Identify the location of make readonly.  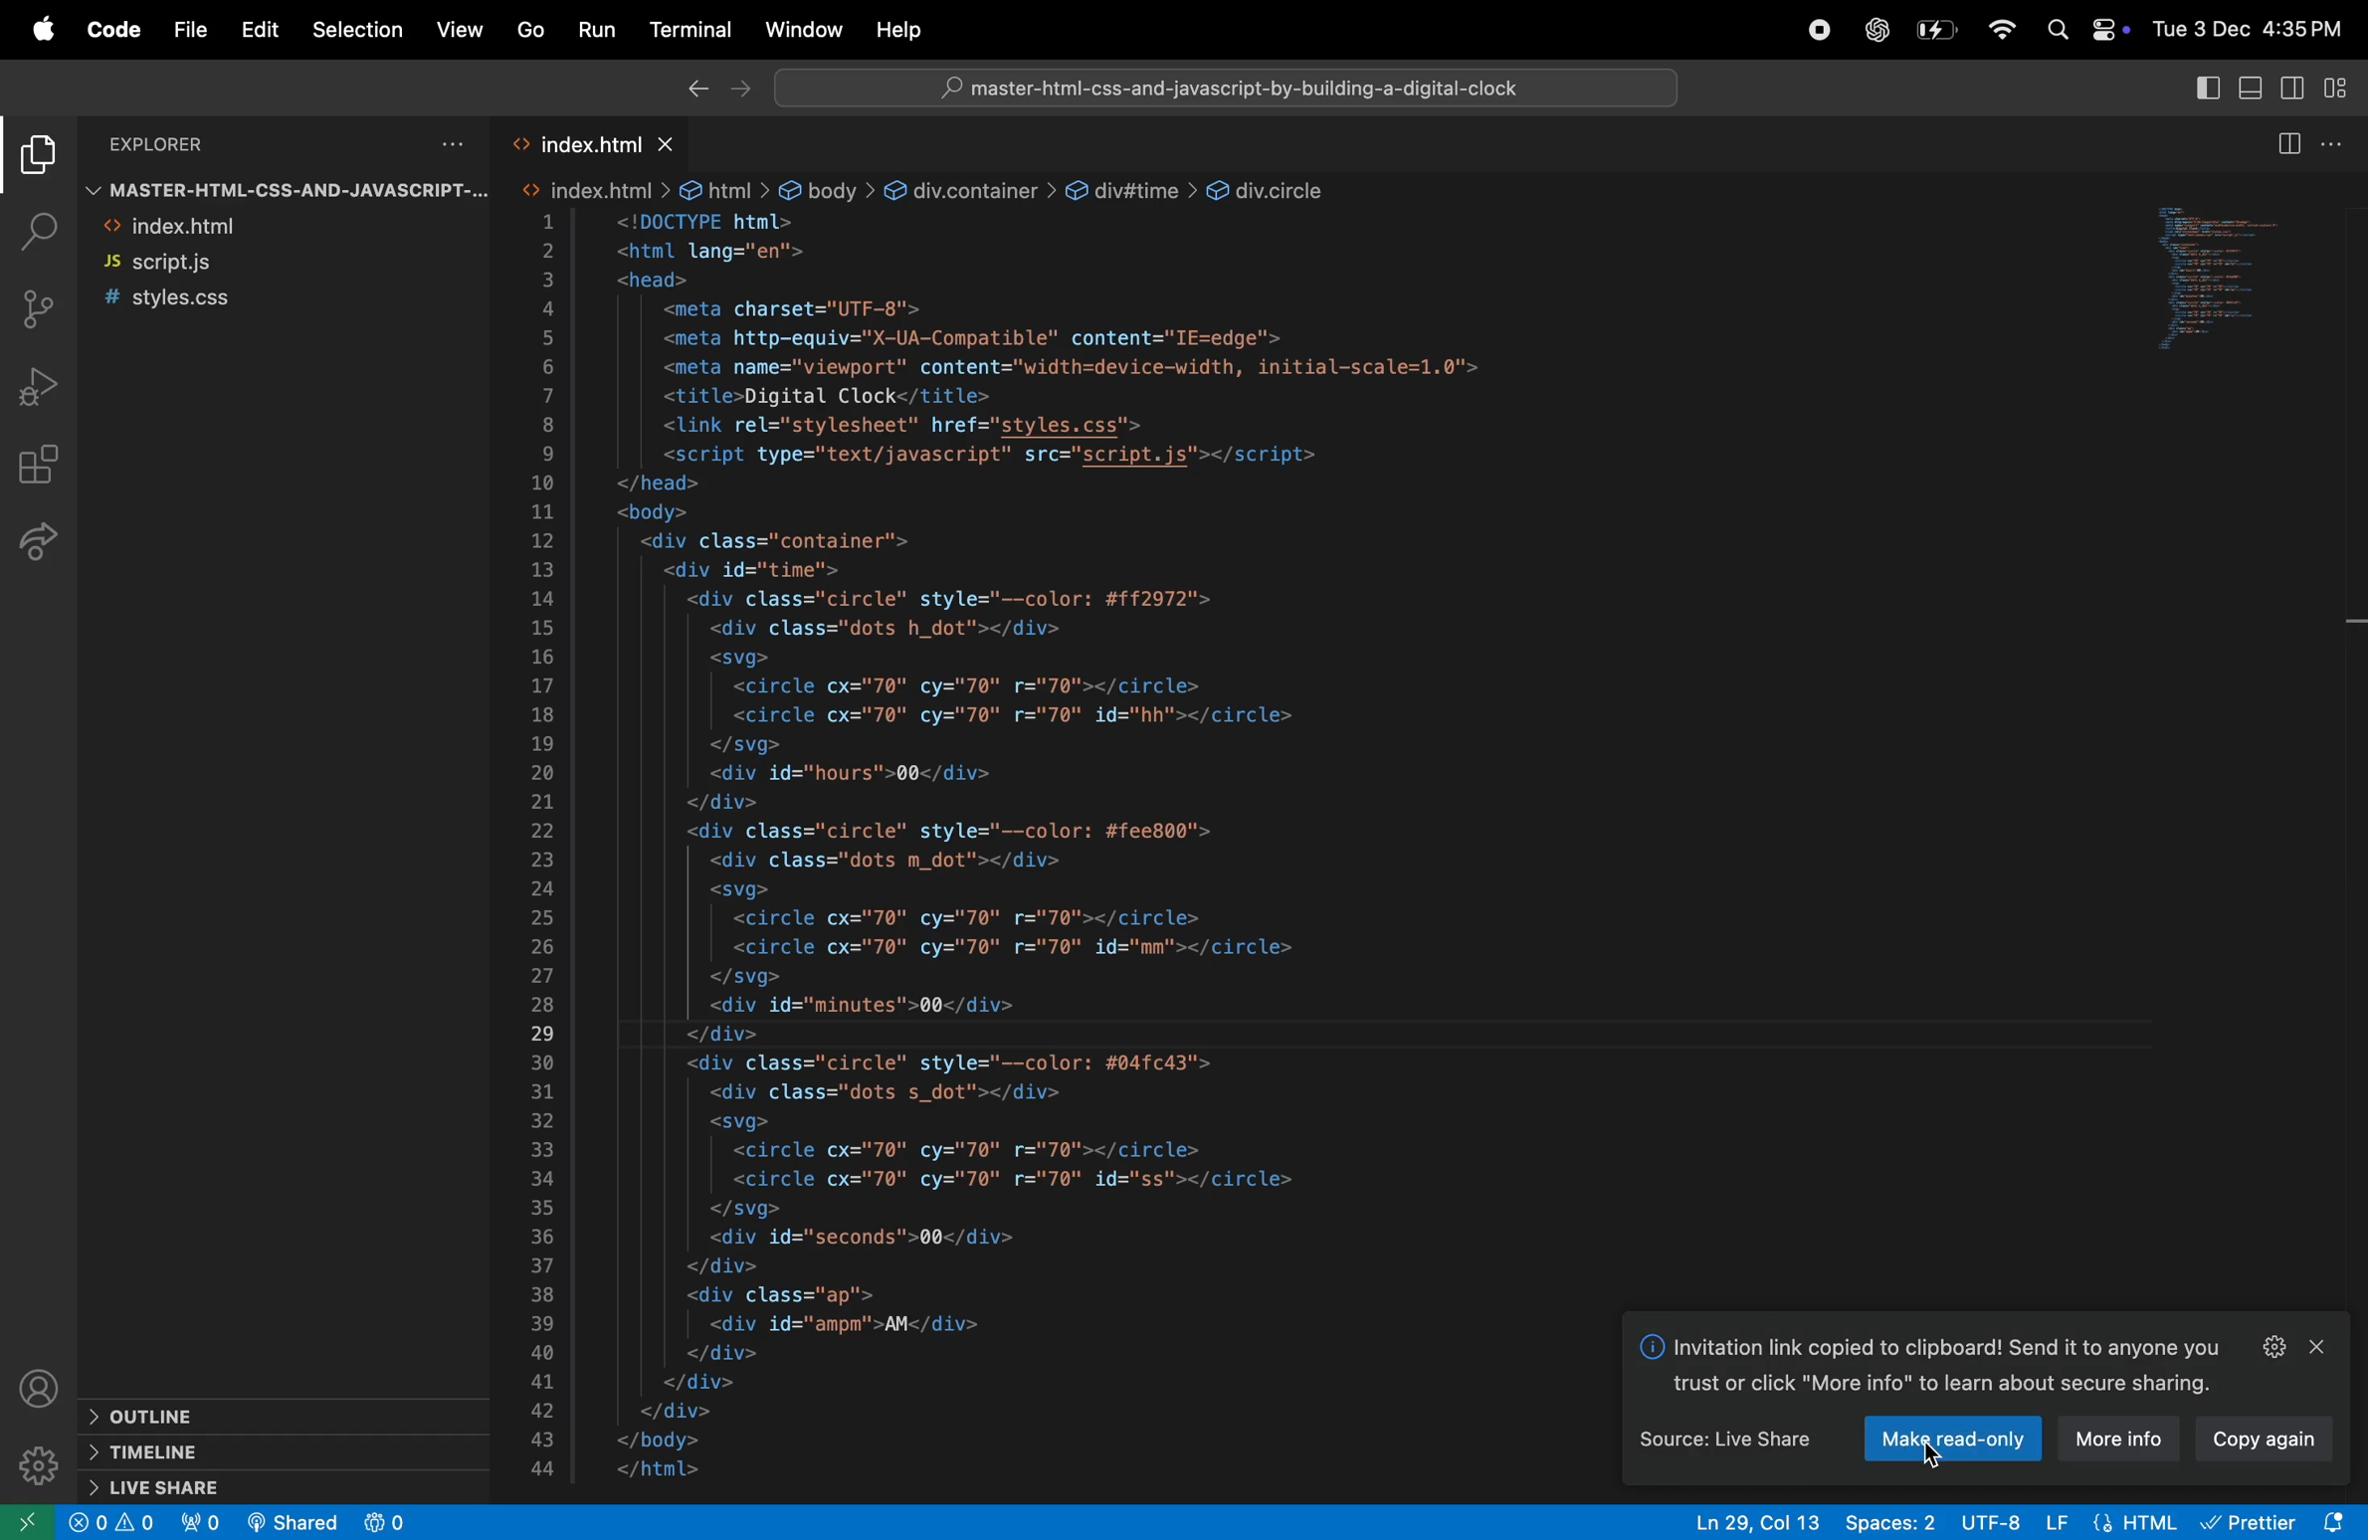
(2002, 1441).